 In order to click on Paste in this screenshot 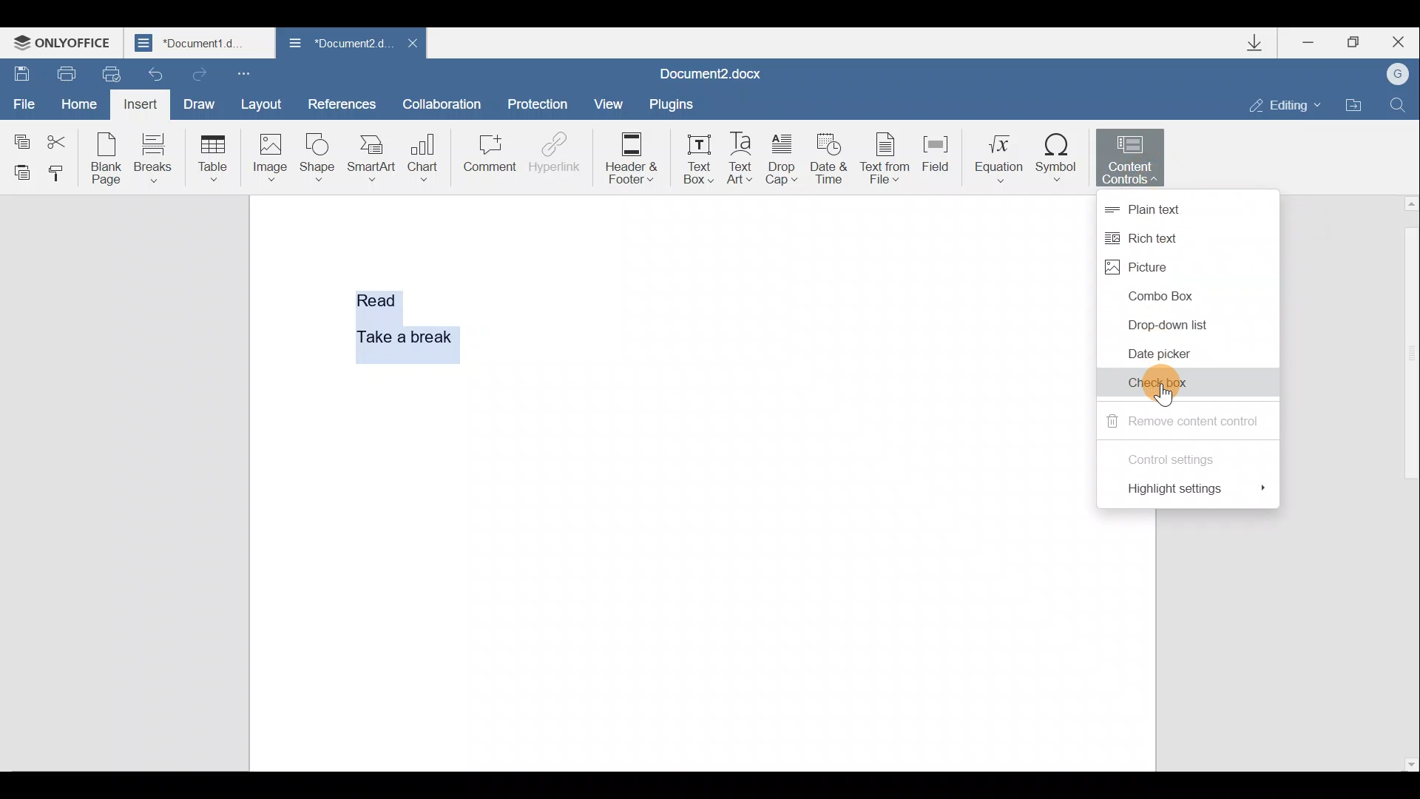, I will do `click(19, 172)`.